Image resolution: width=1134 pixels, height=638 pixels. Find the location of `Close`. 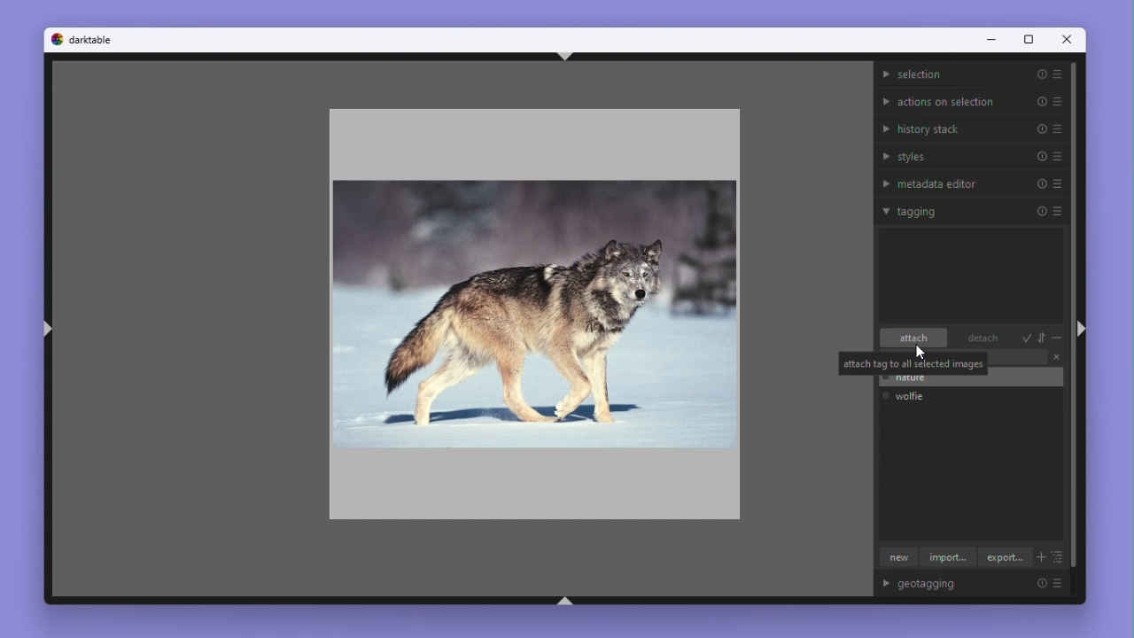

Close is located at coordinates (1056, 359).